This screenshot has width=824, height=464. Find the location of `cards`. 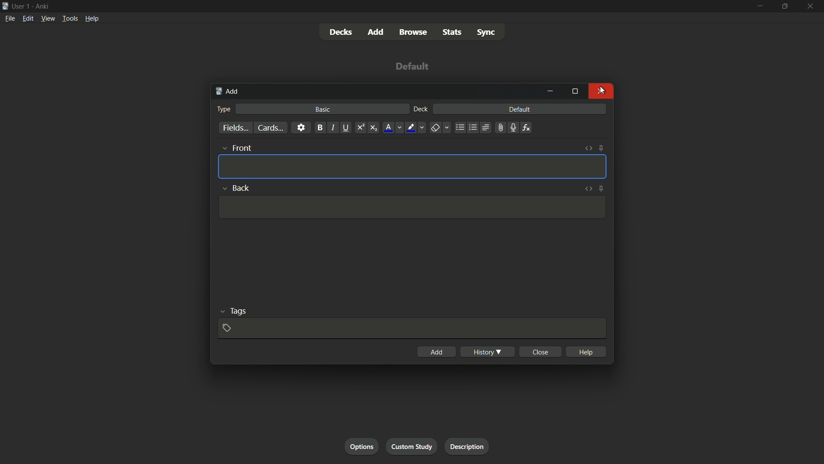

cards is located at coordinates (270, 128).